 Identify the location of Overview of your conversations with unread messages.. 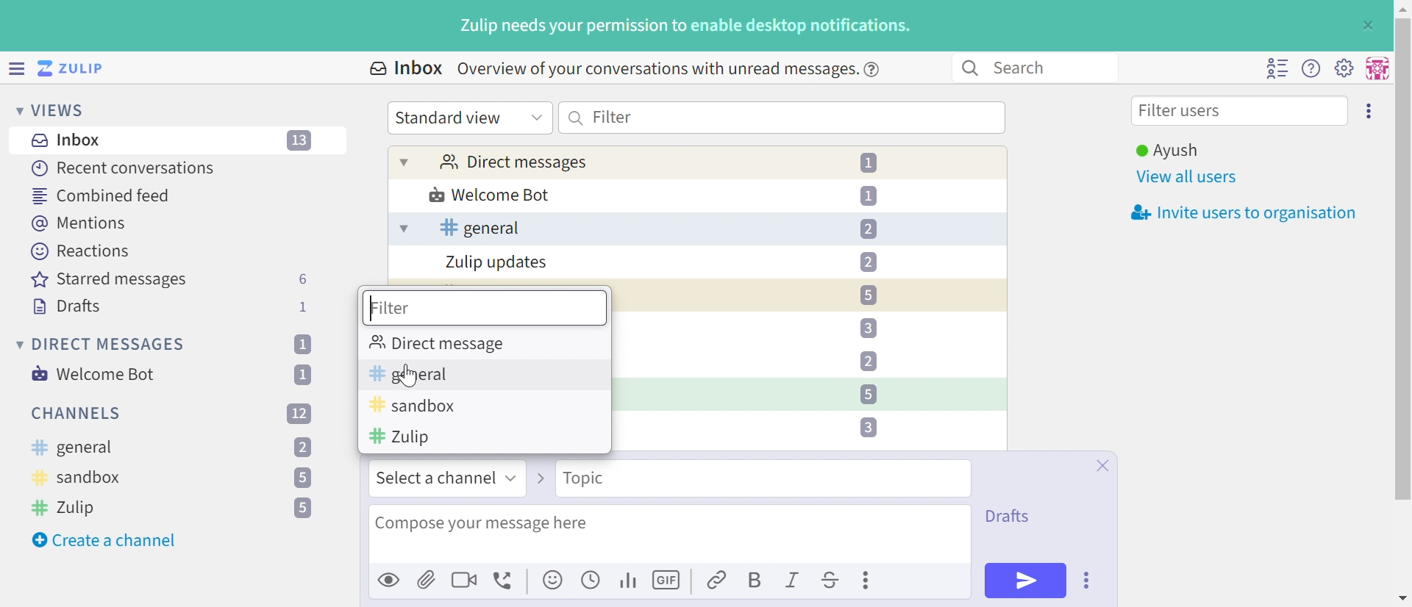
(655, 68).